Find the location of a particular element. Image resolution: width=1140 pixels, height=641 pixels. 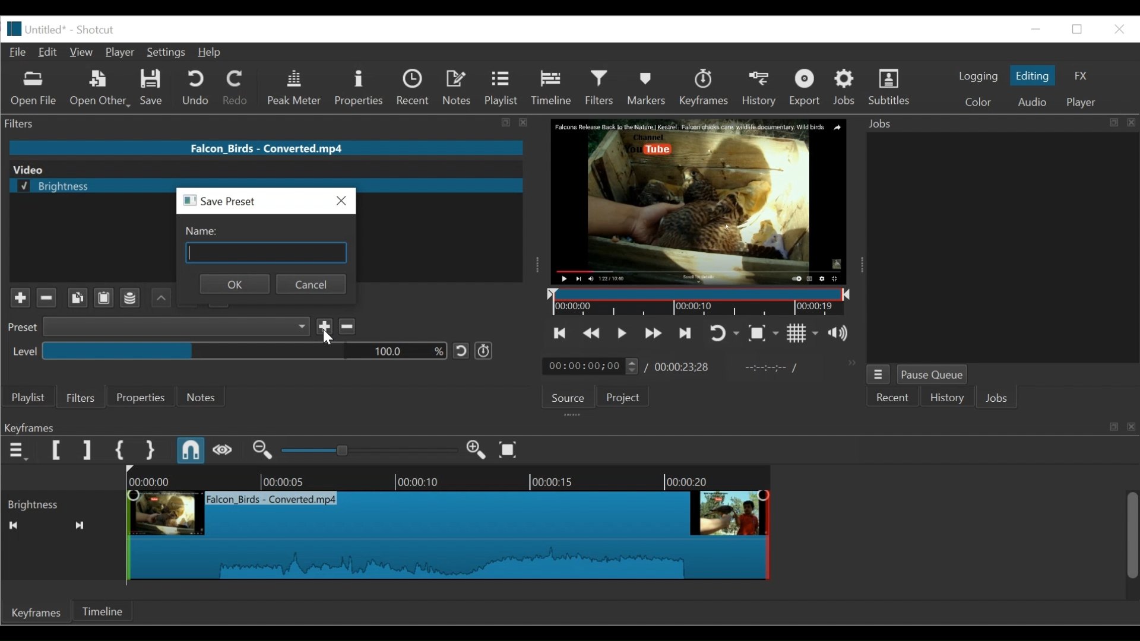

Toggle play or pause (space) is located at coordinates (622, 333).